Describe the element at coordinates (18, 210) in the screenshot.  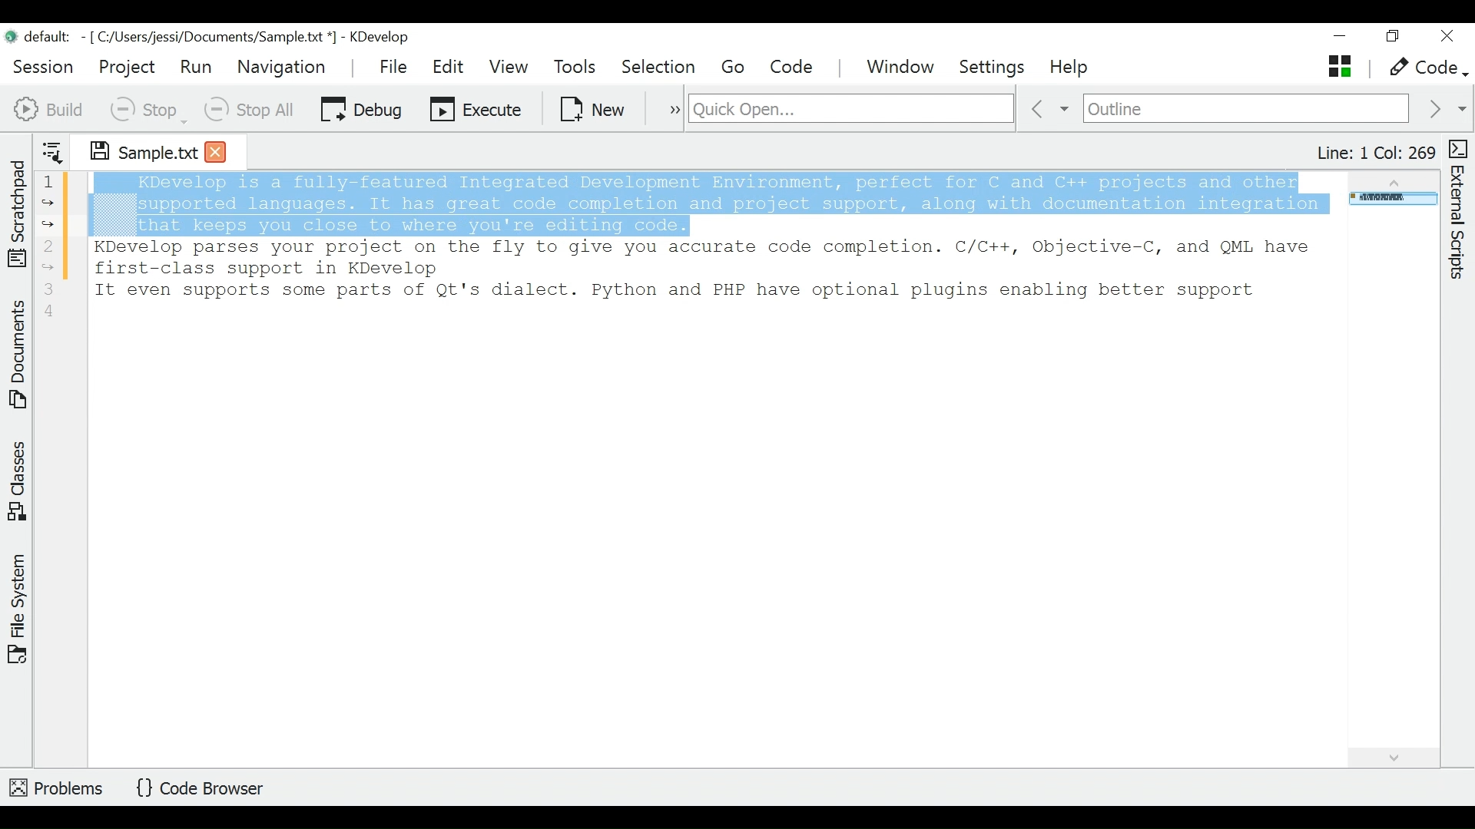
I see `Scratchpad` at that location.